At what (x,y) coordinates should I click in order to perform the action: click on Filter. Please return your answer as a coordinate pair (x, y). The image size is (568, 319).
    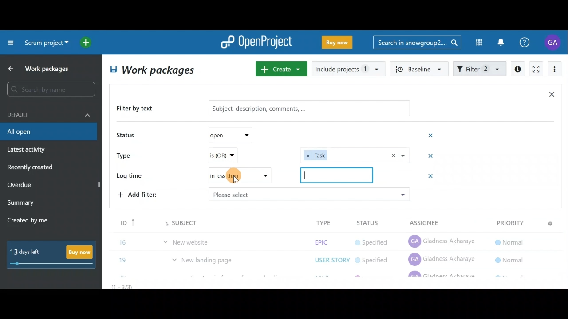
    Looking at the image, I should click on (480, 68).